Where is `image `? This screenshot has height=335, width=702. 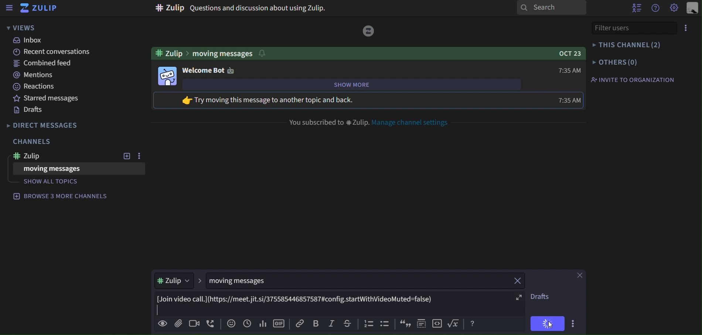
image  is located at coordinates (369, 30).